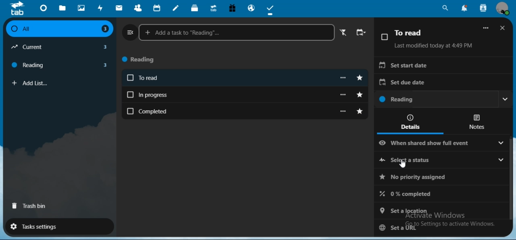  Describe the element at coordinates (13, 29) in the screenshot. I see `Checkbox` at that location.